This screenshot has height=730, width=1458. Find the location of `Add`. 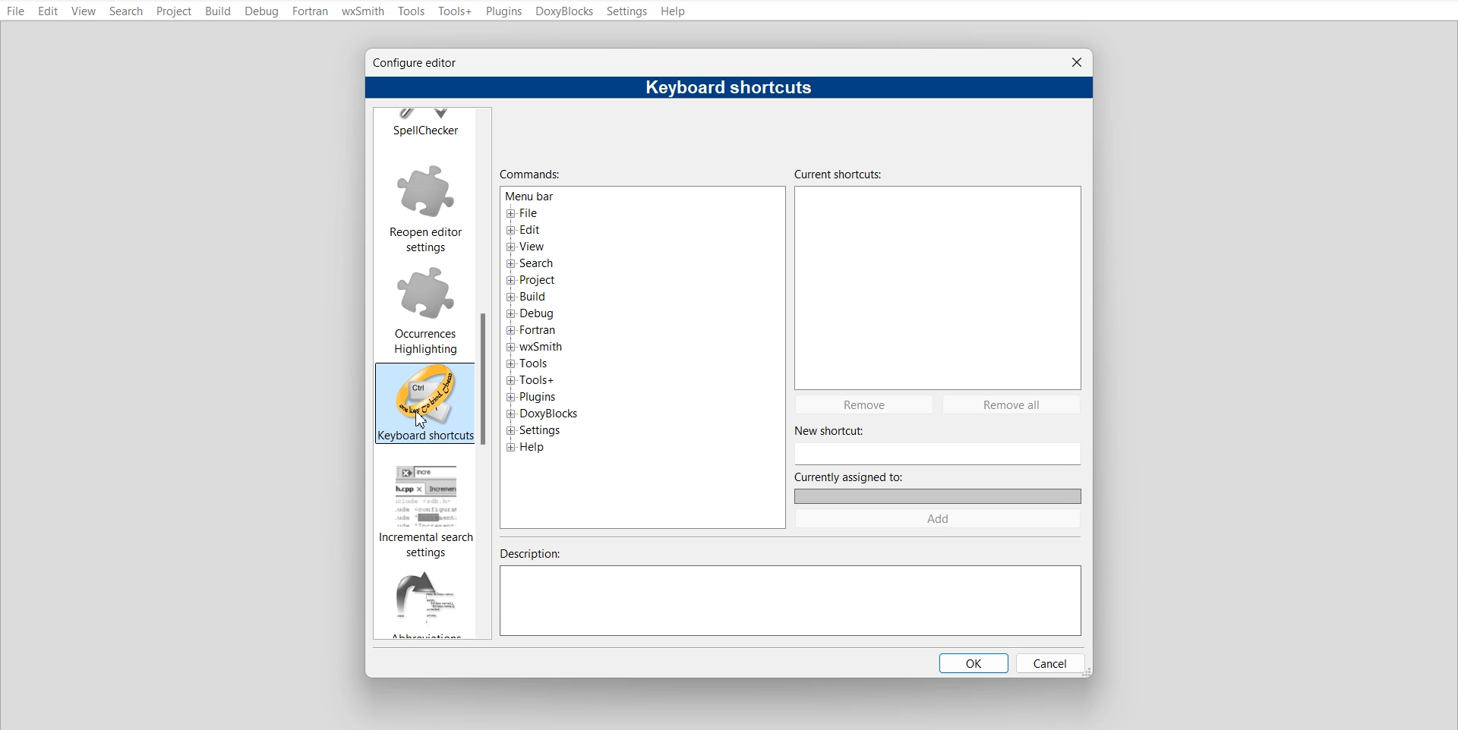

Add is located at coordinates (938, 519).